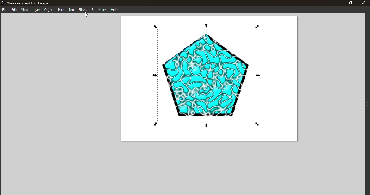 Image resolution: width=370 pixels, height=195 pixels. Describe the element at coordinates (99, 9) in the screenshot. I see `Extensions` at that location.